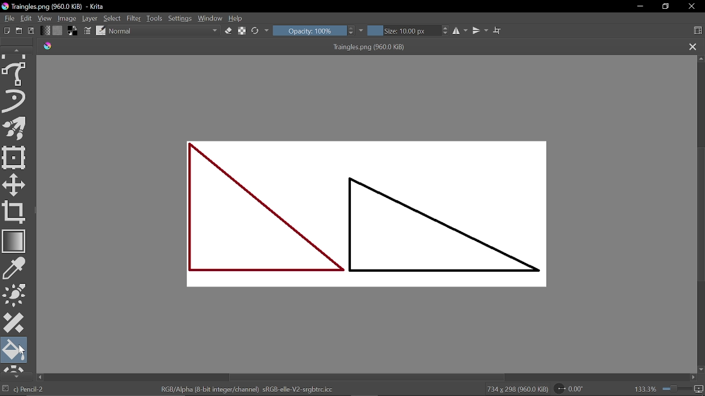 This screenshot has height=396, width=705. I want to click on No selection, so click(6, 389).